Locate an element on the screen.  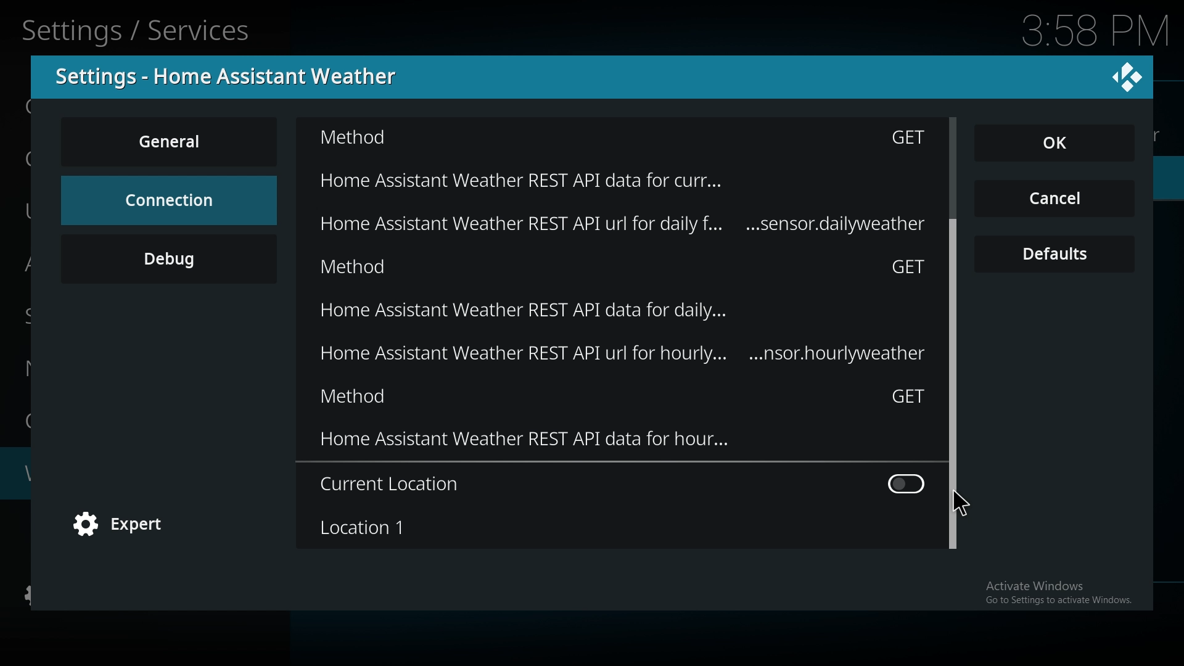
Home assistant weather rest API data for daily is located at coordinates (654, 227).